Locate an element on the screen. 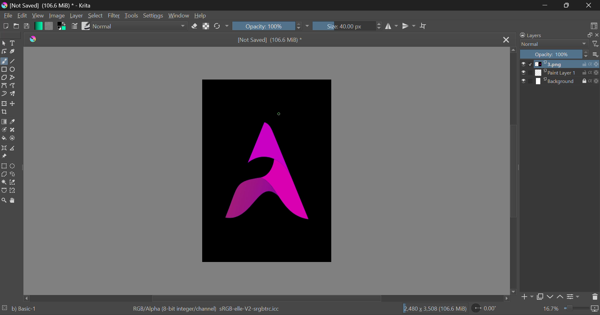  Assistant Tool is located at coordinates (4, 148).